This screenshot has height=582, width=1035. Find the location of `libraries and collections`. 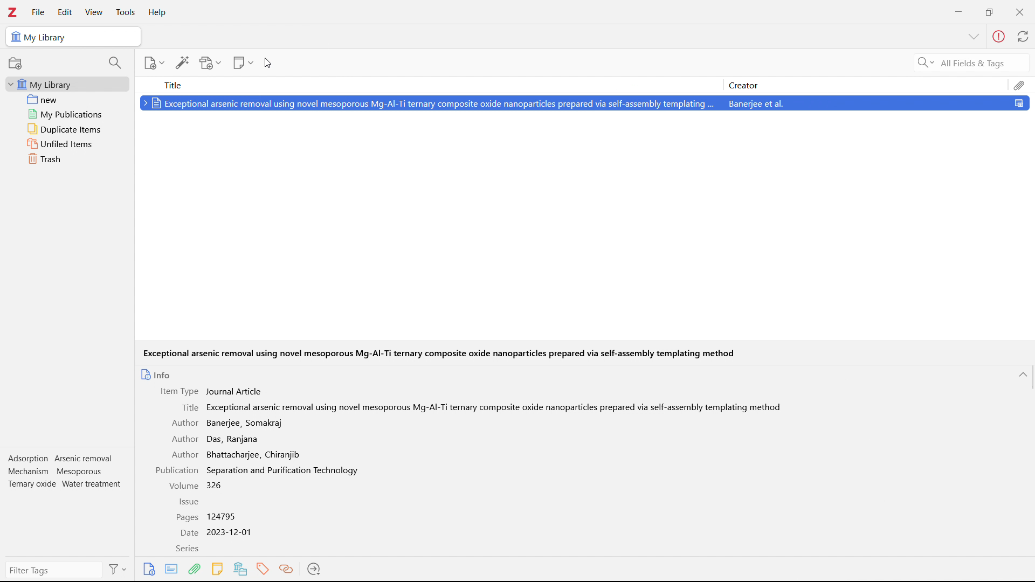

libraries and collections is located at coordinates (240, 569).